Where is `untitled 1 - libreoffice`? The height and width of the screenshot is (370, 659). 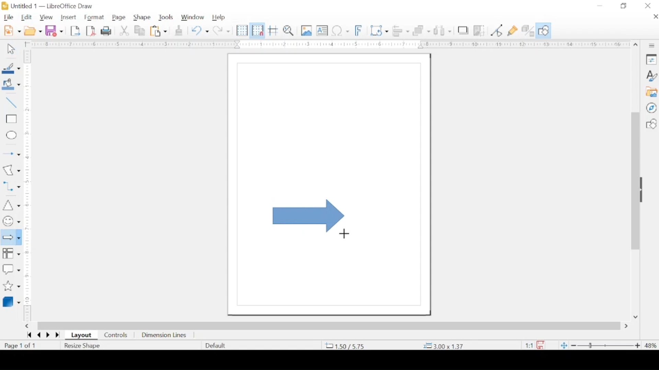 untitled 1 - libreoffice is located at coordinates (49, 6).